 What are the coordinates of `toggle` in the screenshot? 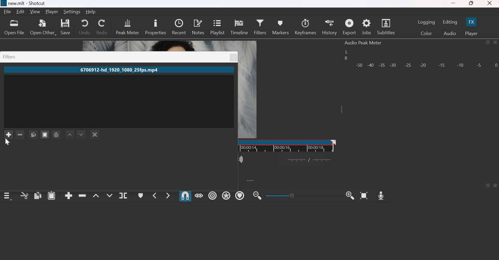 It's located at (304, 195).